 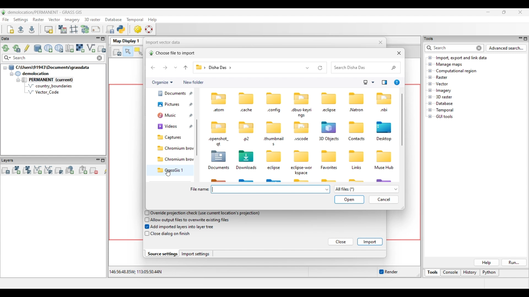 What do you see at coordinates (520, 38) in the screenshot?
I see `Minimize Tools panel` at bounding box center [520, 38].